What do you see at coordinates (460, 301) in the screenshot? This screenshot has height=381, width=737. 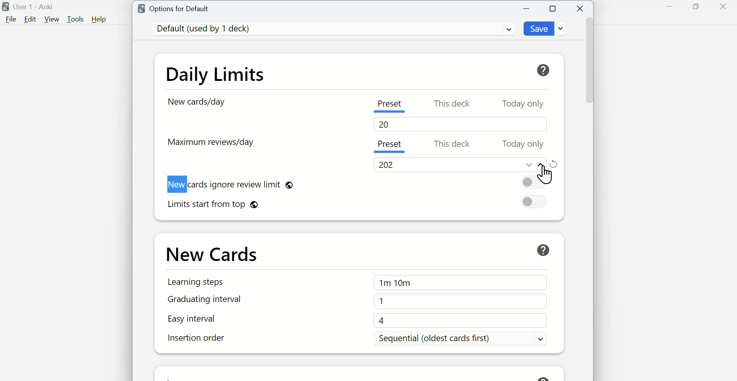 I see `1` at bounding box center [460, 301].